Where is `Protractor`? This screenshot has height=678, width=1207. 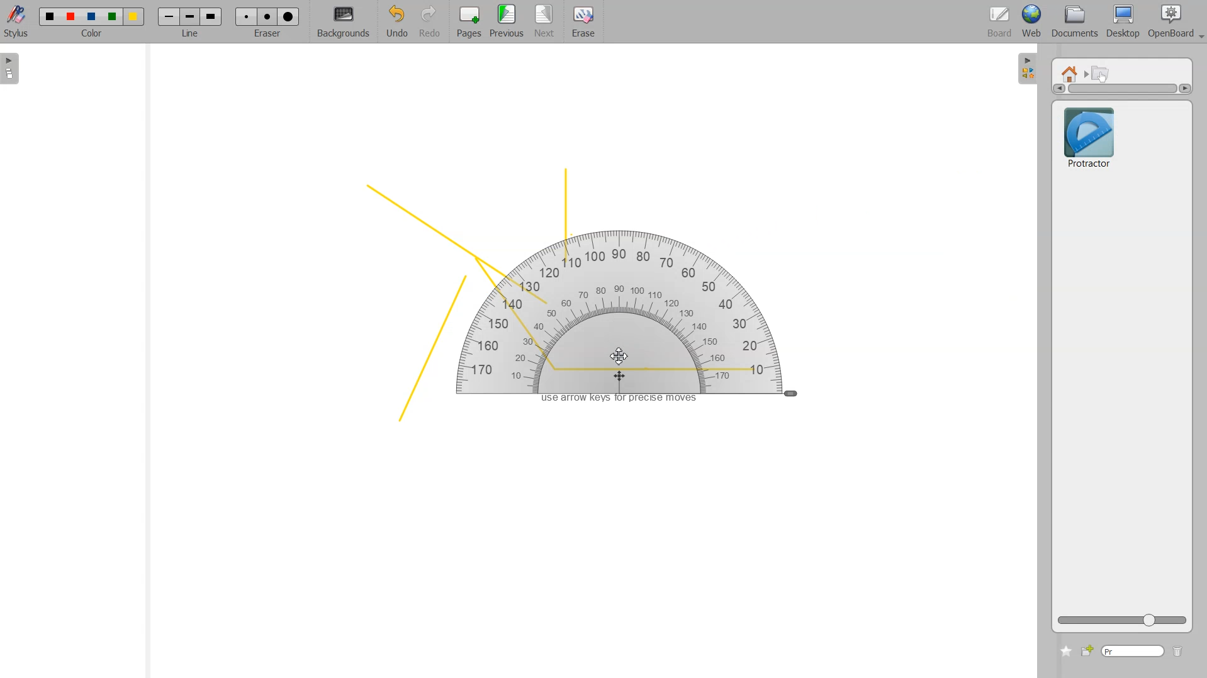 Protractor is located at coordinates (1089, 136).